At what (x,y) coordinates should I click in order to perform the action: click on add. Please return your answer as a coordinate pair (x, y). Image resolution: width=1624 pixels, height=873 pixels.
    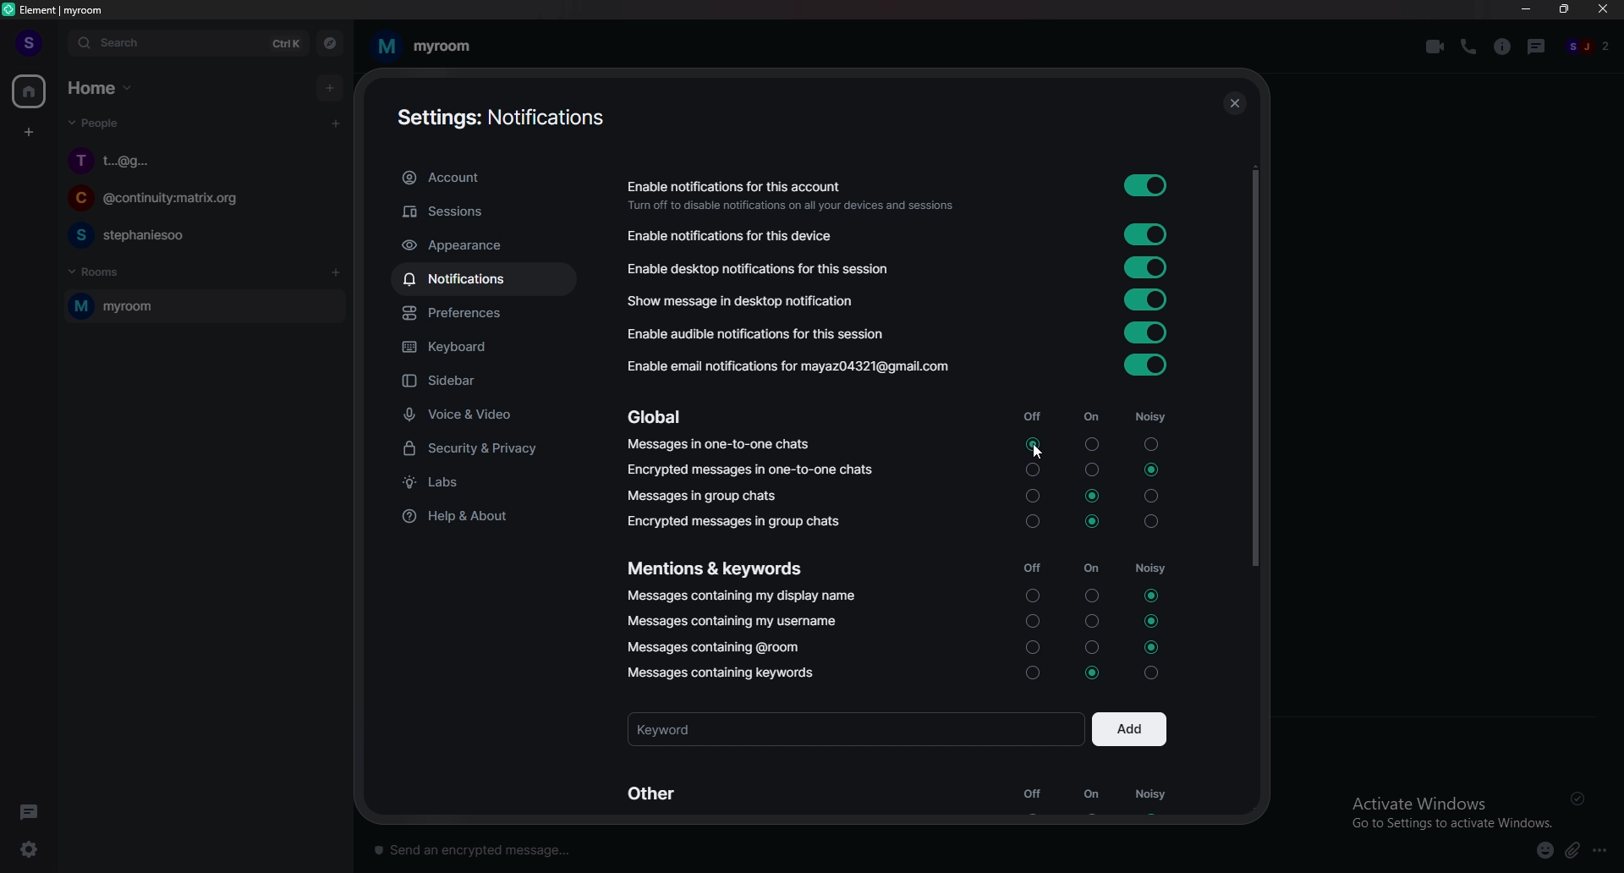
    Looking at the image, I should click on (1129, 728).